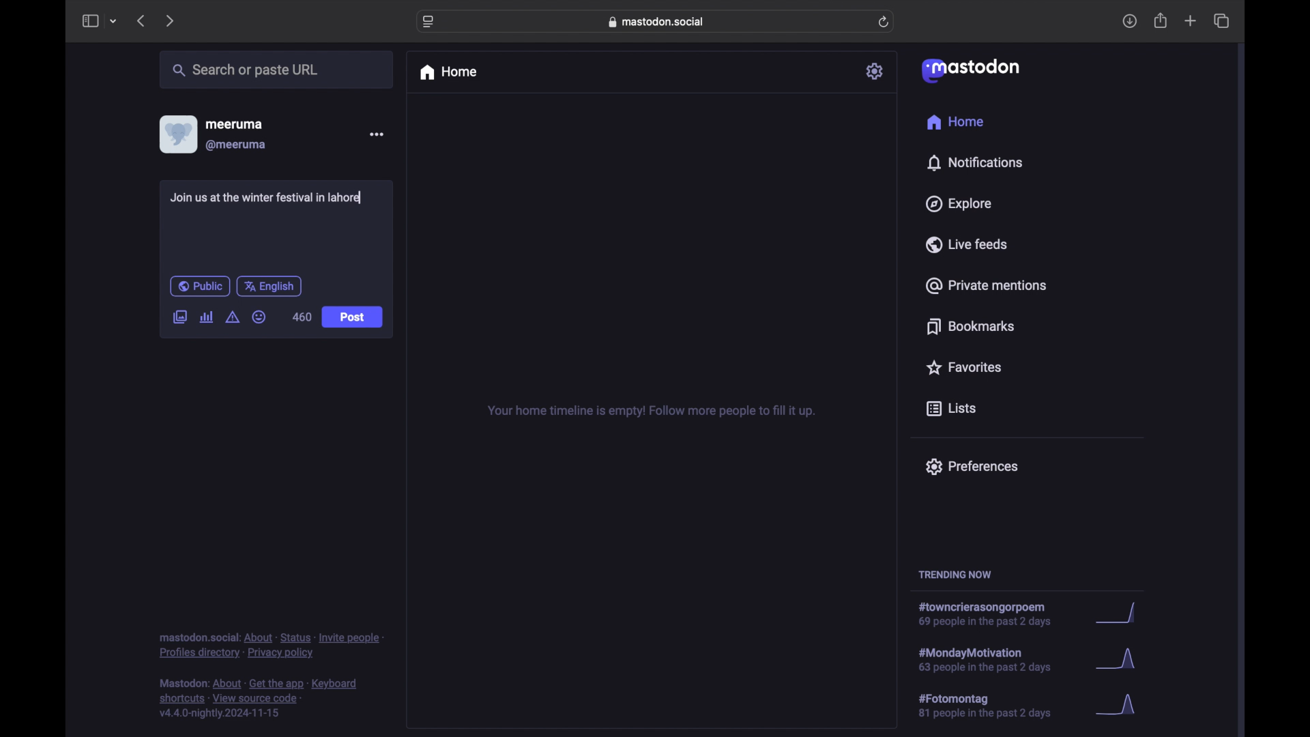  Describe the element at coordinates (651, 411) in the screenshot. I see `your home timeline is empty! follow more people to fill it up` at that location.